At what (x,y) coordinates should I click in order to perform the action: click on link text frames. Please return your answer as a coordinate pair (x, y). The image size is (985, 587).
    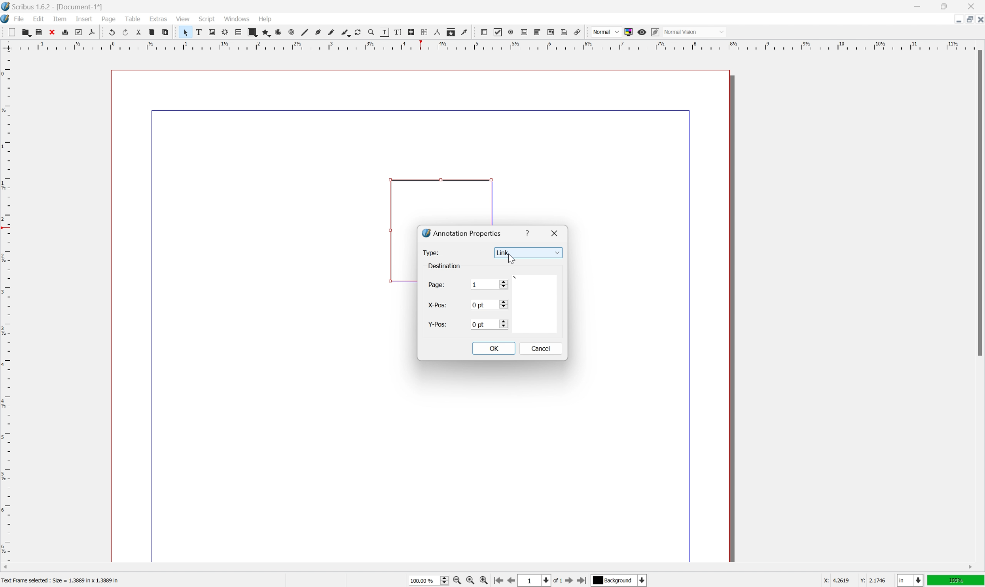
    Looking at the image, I should click on (411, 32).